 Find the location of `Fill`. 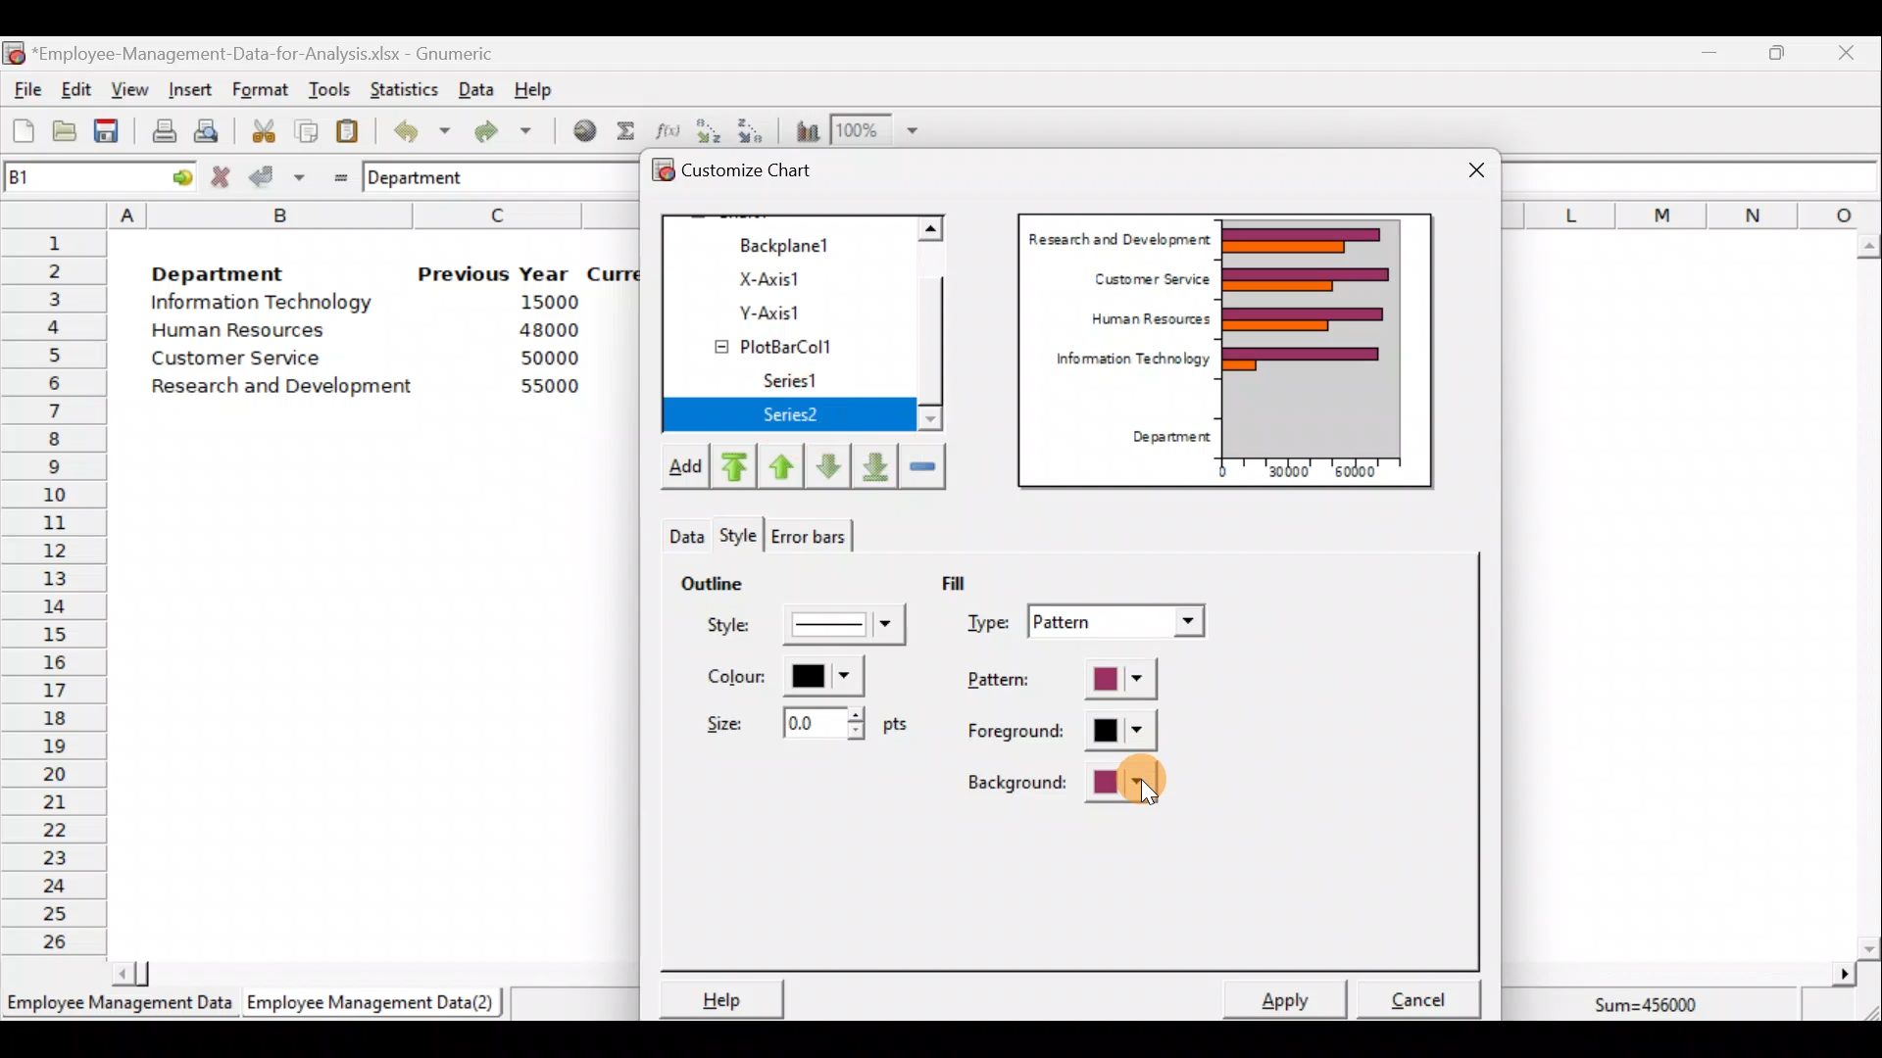

Fill is located at coordinates (968, 581).